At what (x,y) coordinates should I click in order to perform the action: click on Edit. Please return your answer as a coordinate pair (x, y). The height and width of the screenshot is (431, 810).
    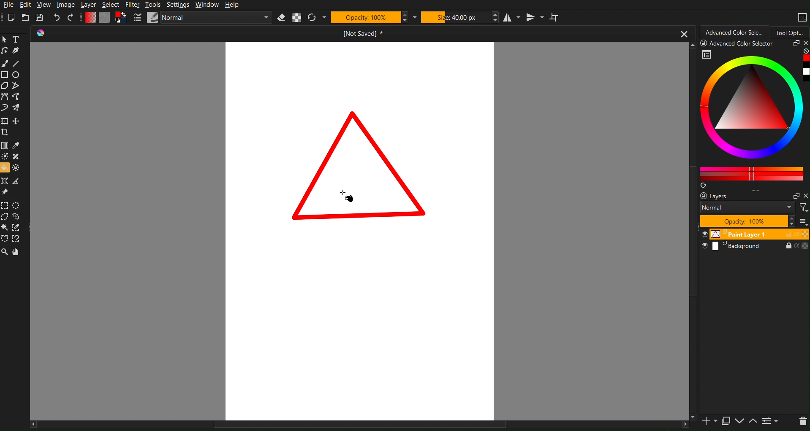
    Looking at the image, I should click on (27, 5).